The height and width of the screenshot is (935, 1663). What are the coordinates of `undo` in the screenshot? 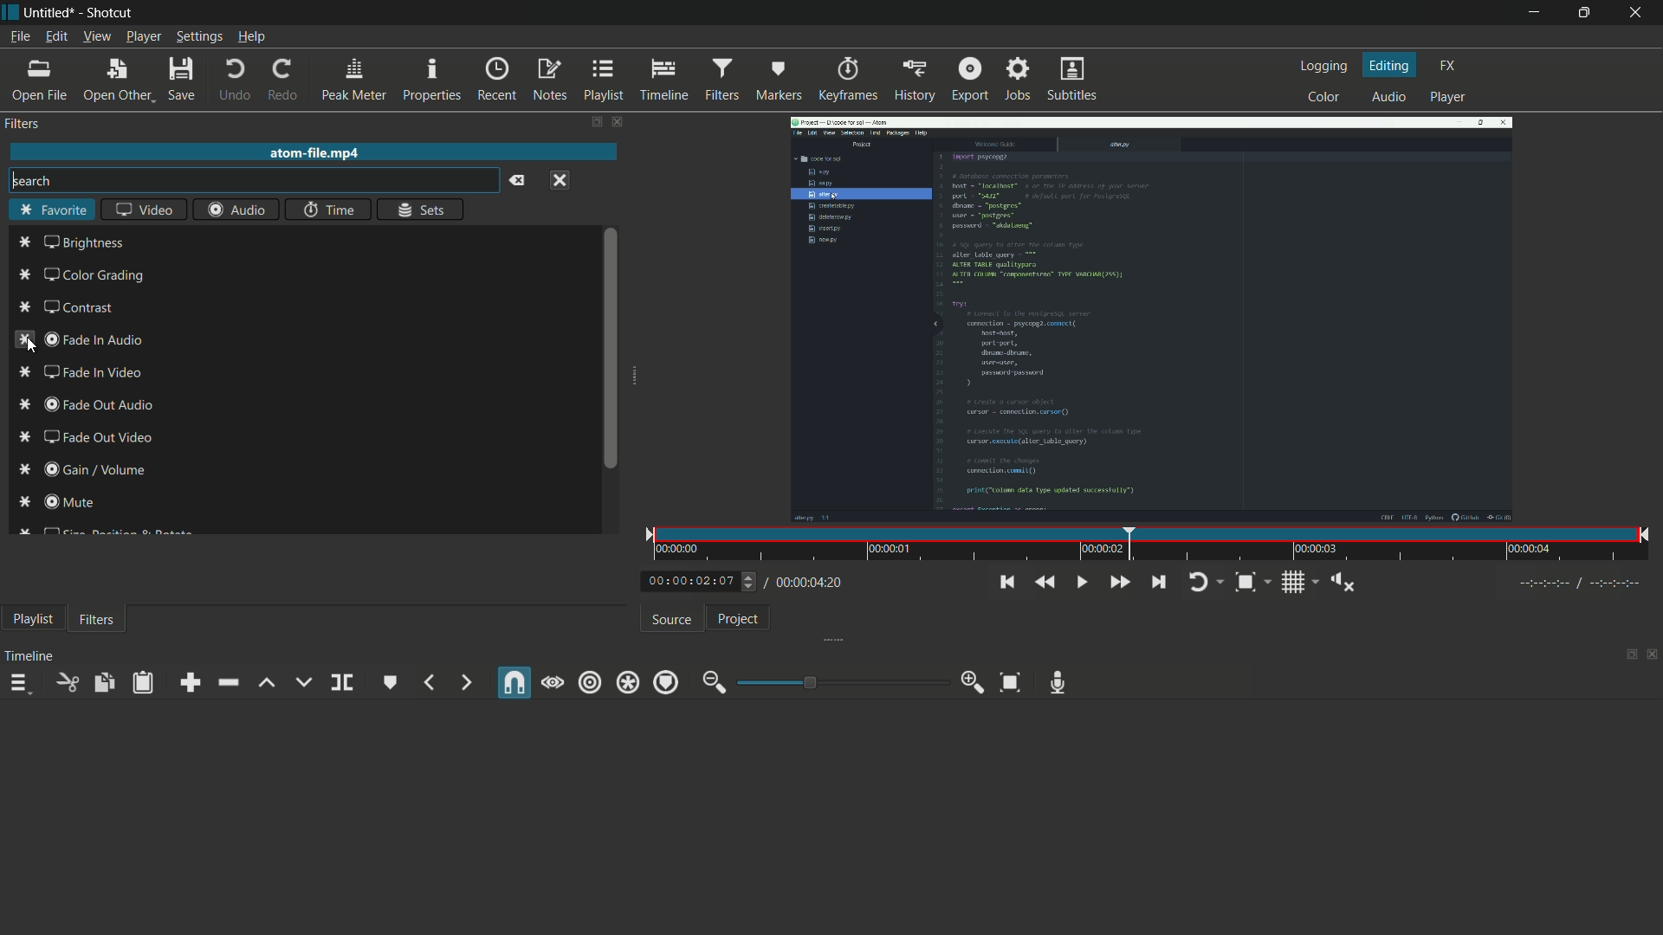 It's located at (235, 80).